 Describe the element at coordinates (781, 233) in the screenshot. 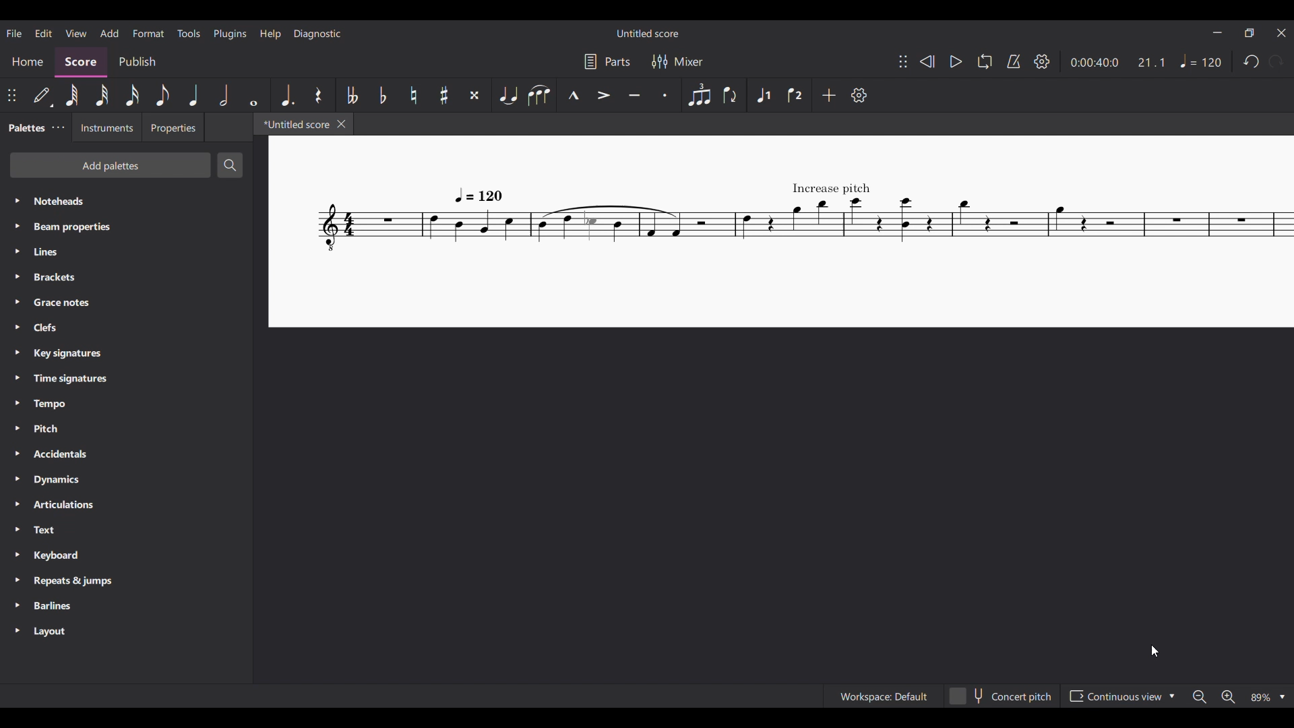

I see `Page view changed to horizontal, landscape` at that location.